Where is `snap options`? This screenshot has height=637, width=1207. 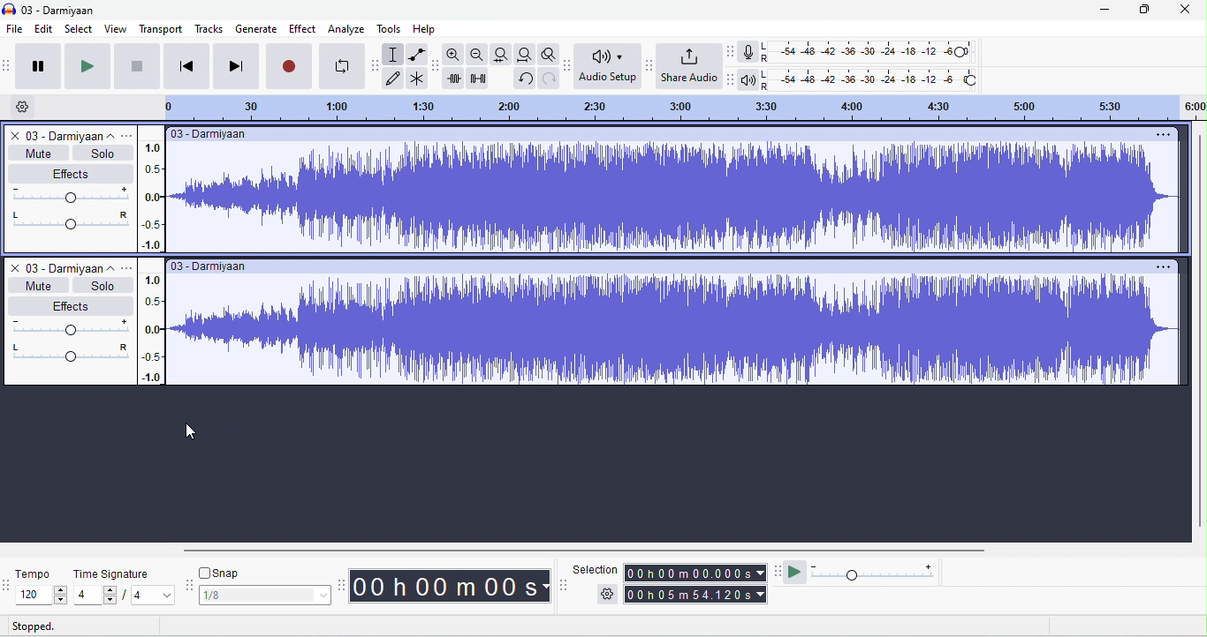 snap options is located at coordinates (188, 583).